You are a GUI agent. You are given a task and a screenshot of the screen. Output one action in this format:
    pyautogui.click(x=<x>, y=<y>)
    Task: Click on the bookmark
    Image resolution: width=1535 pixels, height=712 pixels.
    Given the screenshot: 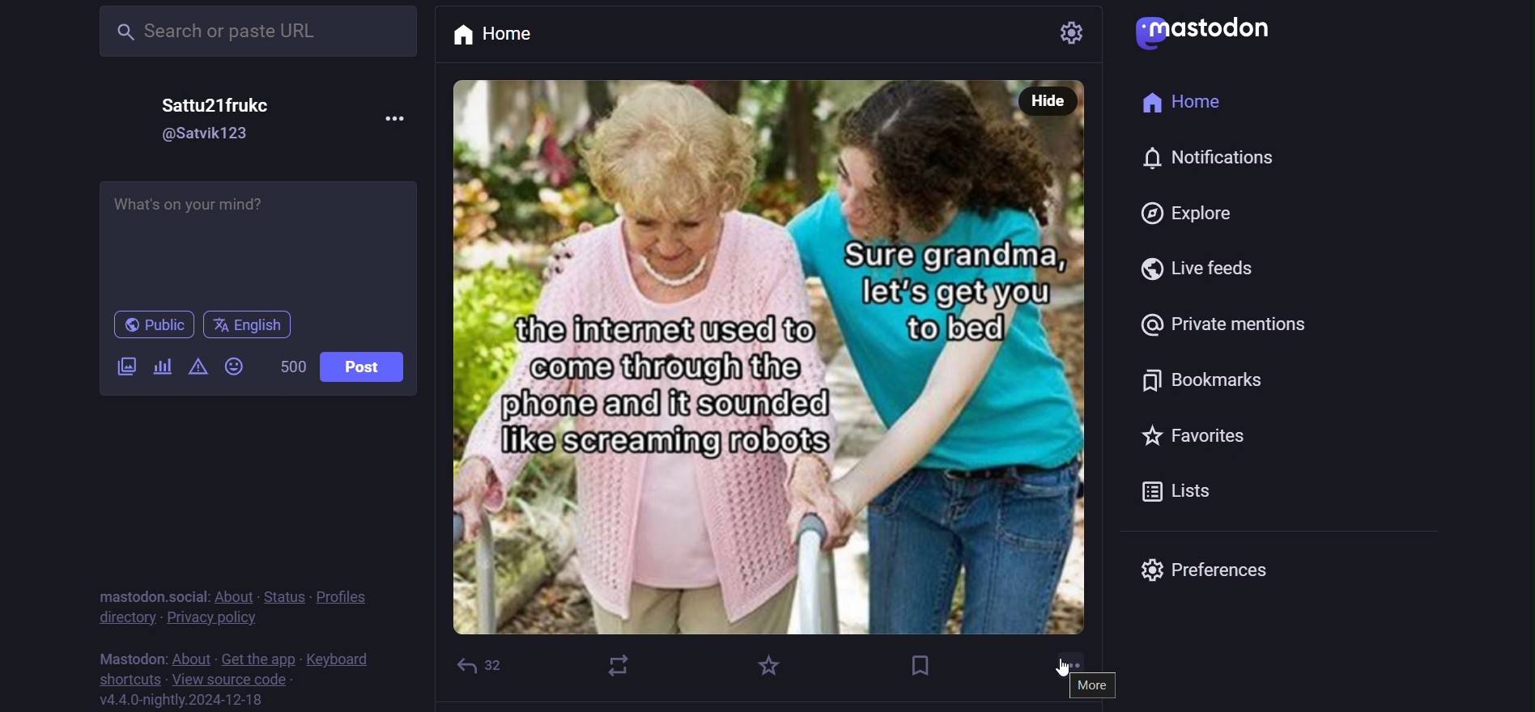 What is the action you would take?
    pyautogui.click(x=924, y=664)
    